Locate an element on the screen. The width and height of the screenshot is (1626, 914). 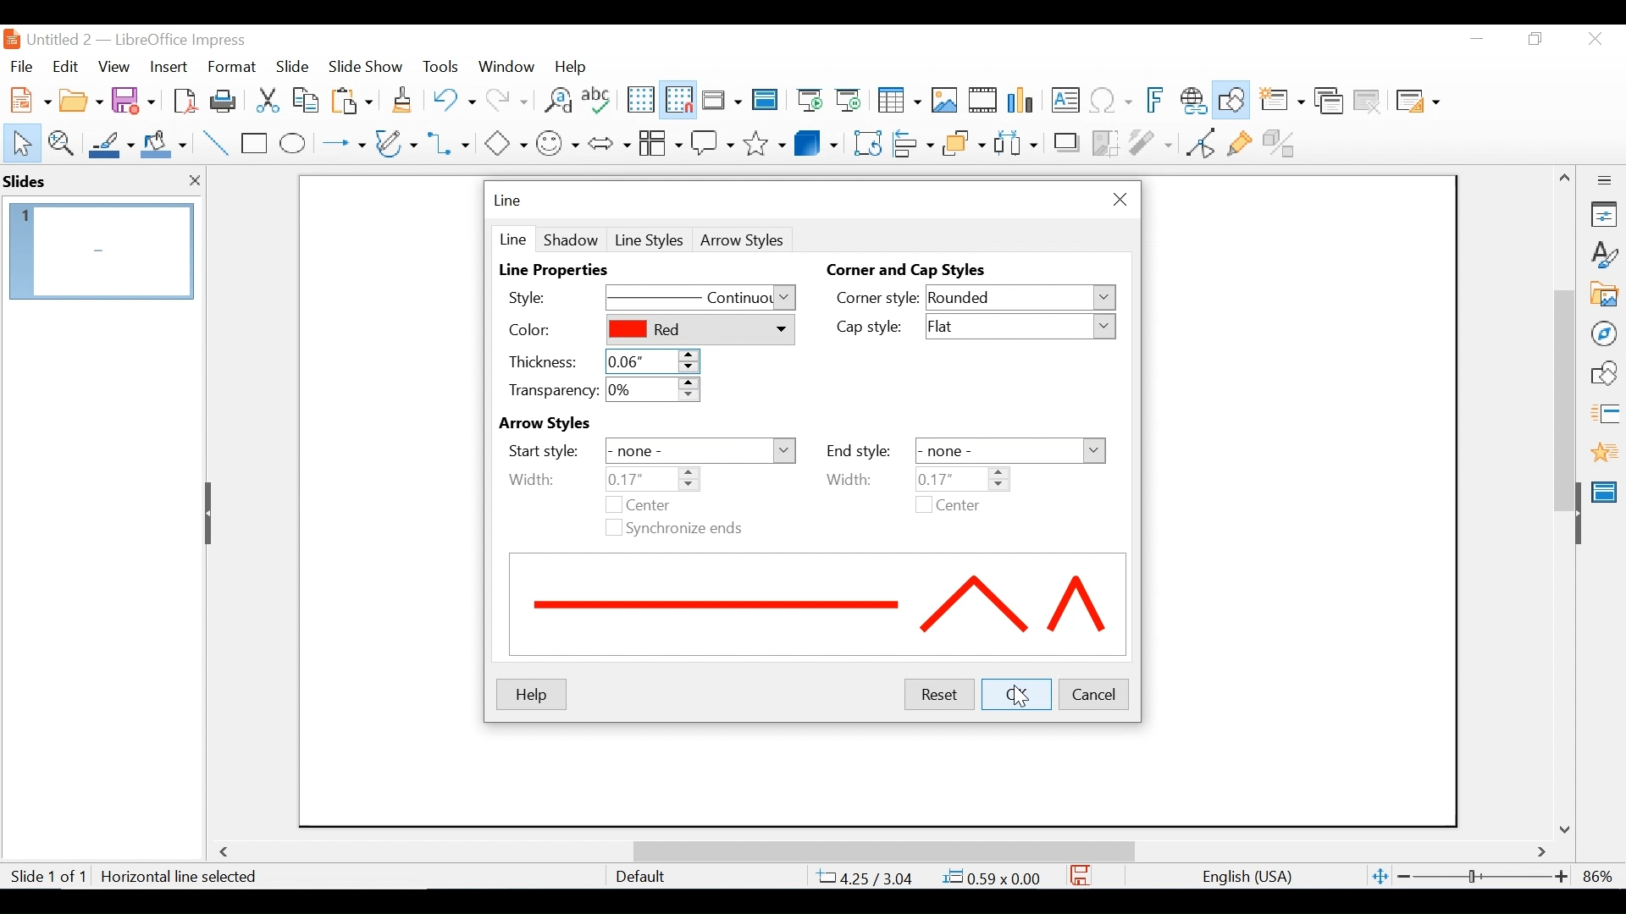
OK is located at coordinates (1018, 694).